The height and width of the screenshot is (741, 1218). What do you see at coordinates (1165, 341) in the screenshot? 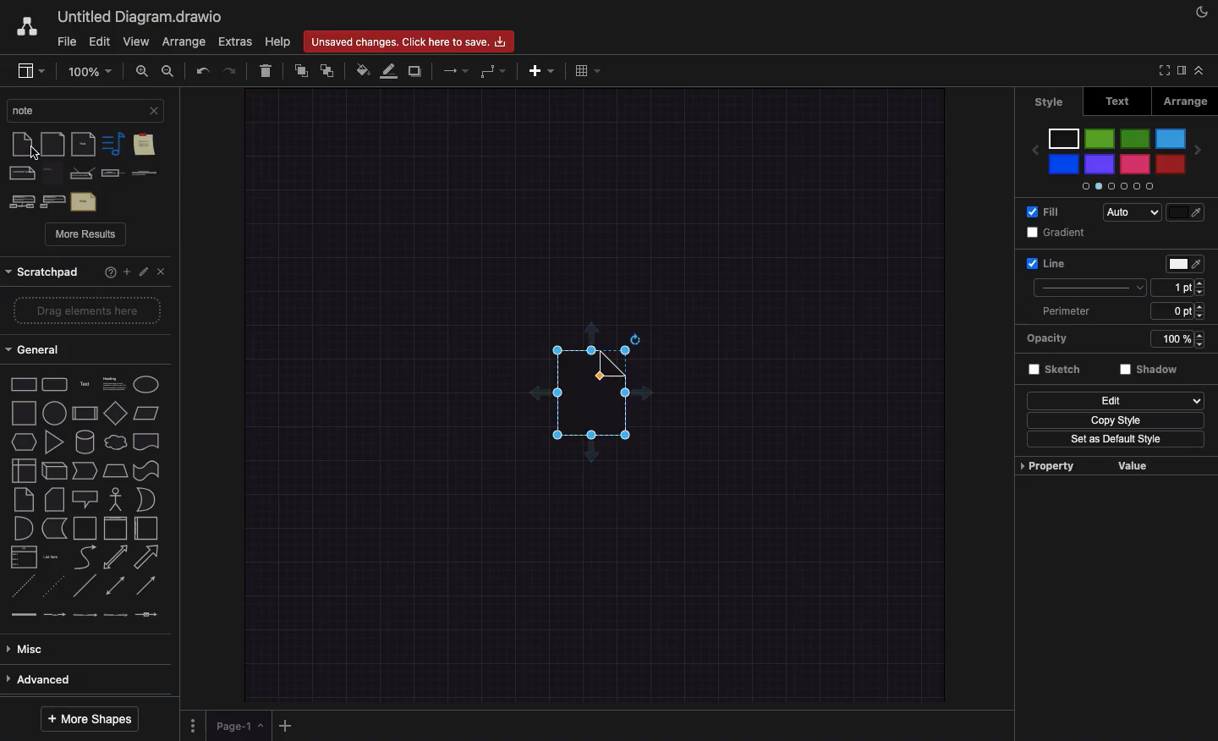
I see `edit opacity` at bounding box center [1165, 341].